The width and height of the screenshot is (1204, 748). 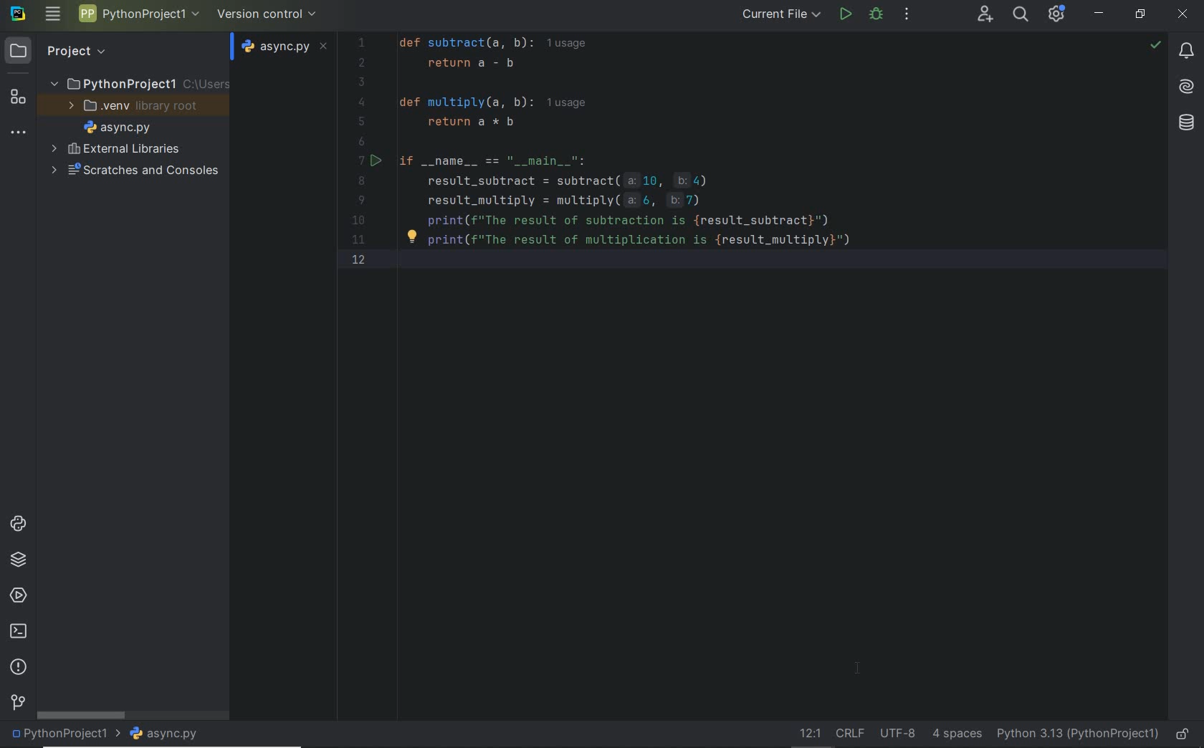 I want to click on .venv, so click(x=140, y=108).